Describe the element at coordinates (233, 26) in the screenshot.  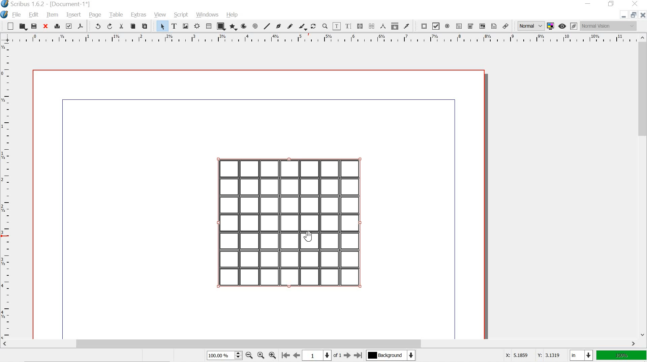
I see `polygon` at that location.